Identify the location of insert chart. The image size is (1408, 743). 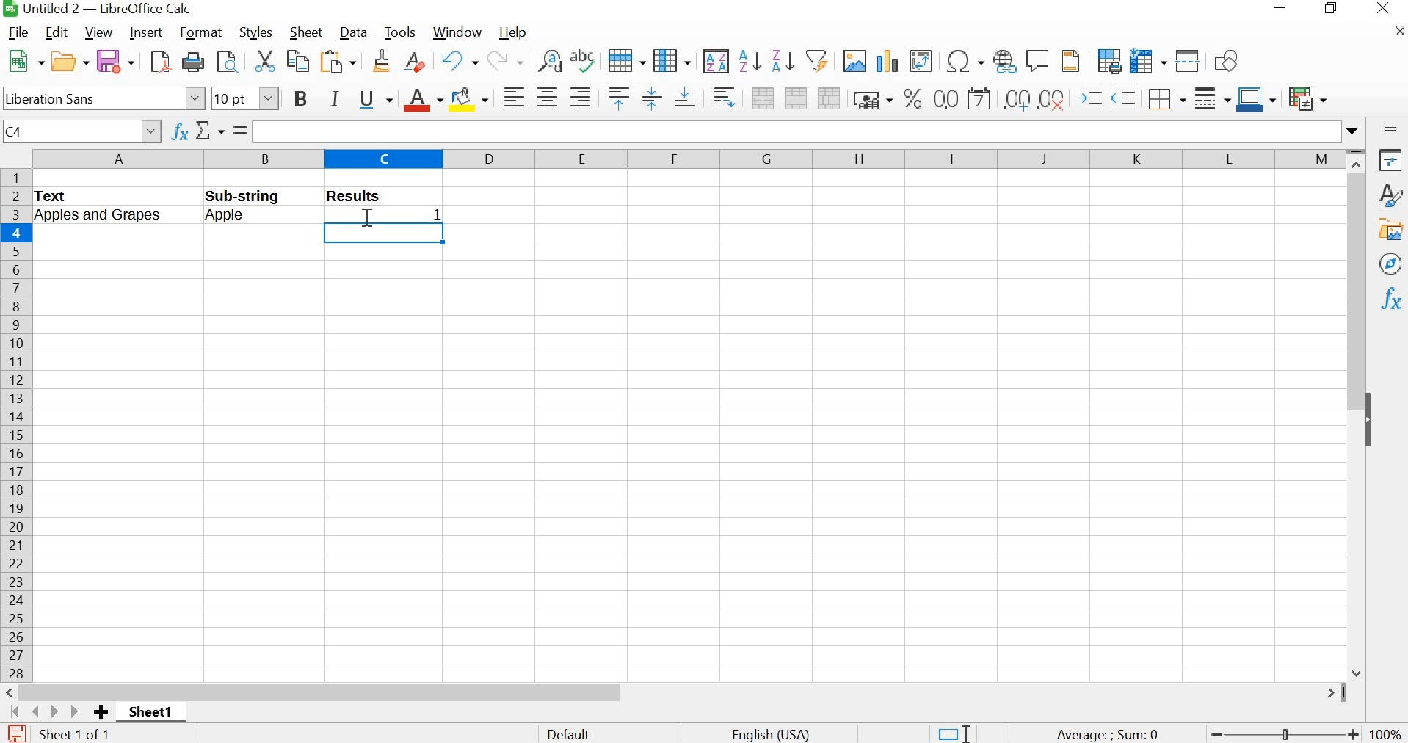
(888, 59).